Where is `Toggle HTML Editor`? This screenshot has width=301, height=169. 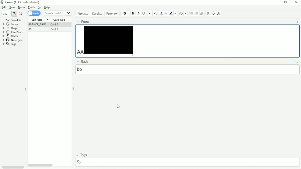
Toggle HTML Editor is located at coordinates (13, 167).